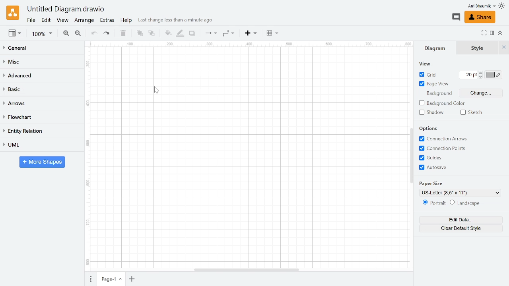  I want to click on Fill line, so click(179, 33).